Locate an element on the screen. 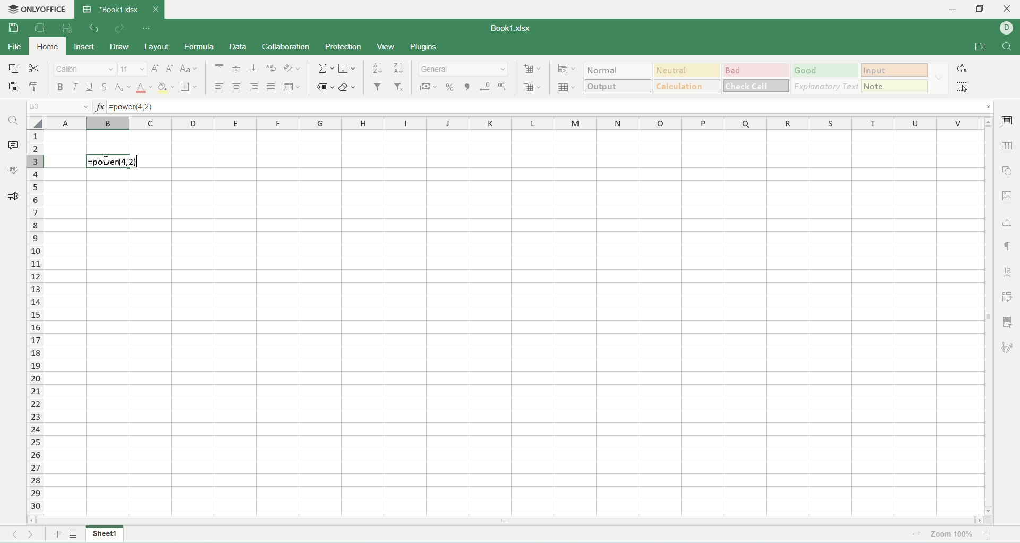 The height and width of the screenshot is (543, 1020). format as table template is located at coordinates (568, 87).